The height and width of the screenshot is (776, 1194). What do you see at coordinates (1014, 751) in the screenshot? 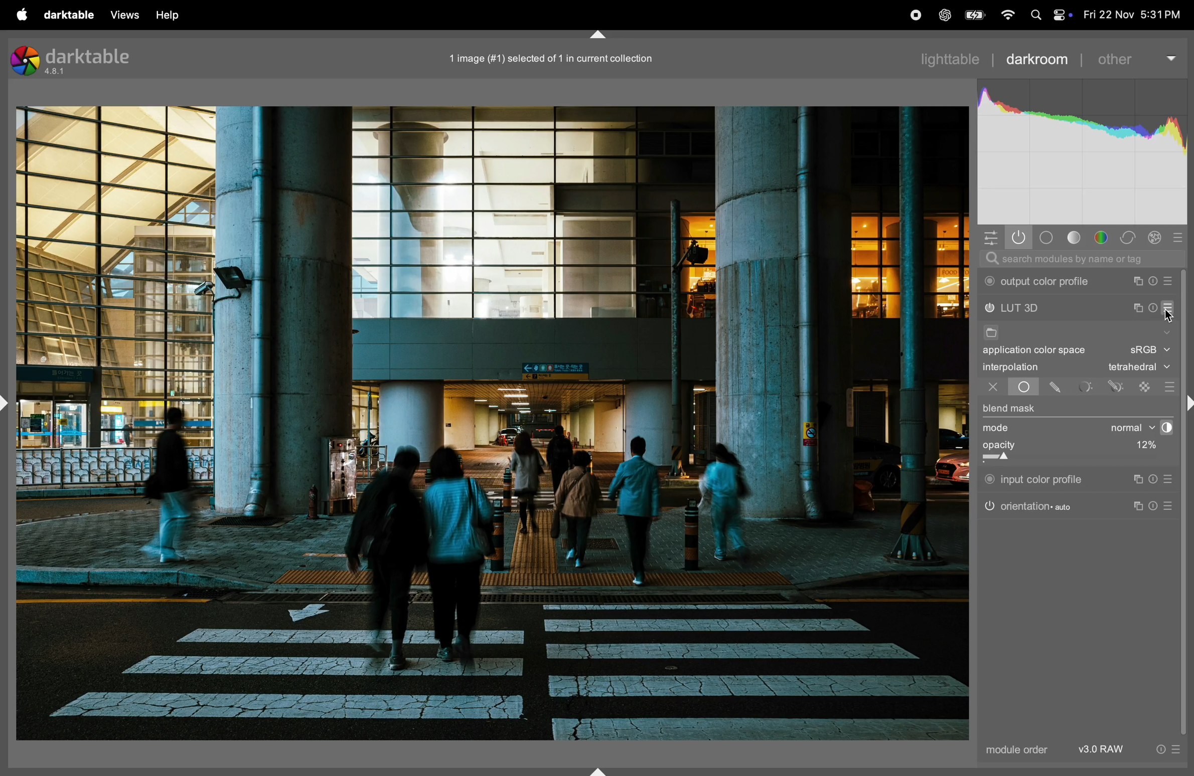
I see `module order` at bounding box center [1014, 751].